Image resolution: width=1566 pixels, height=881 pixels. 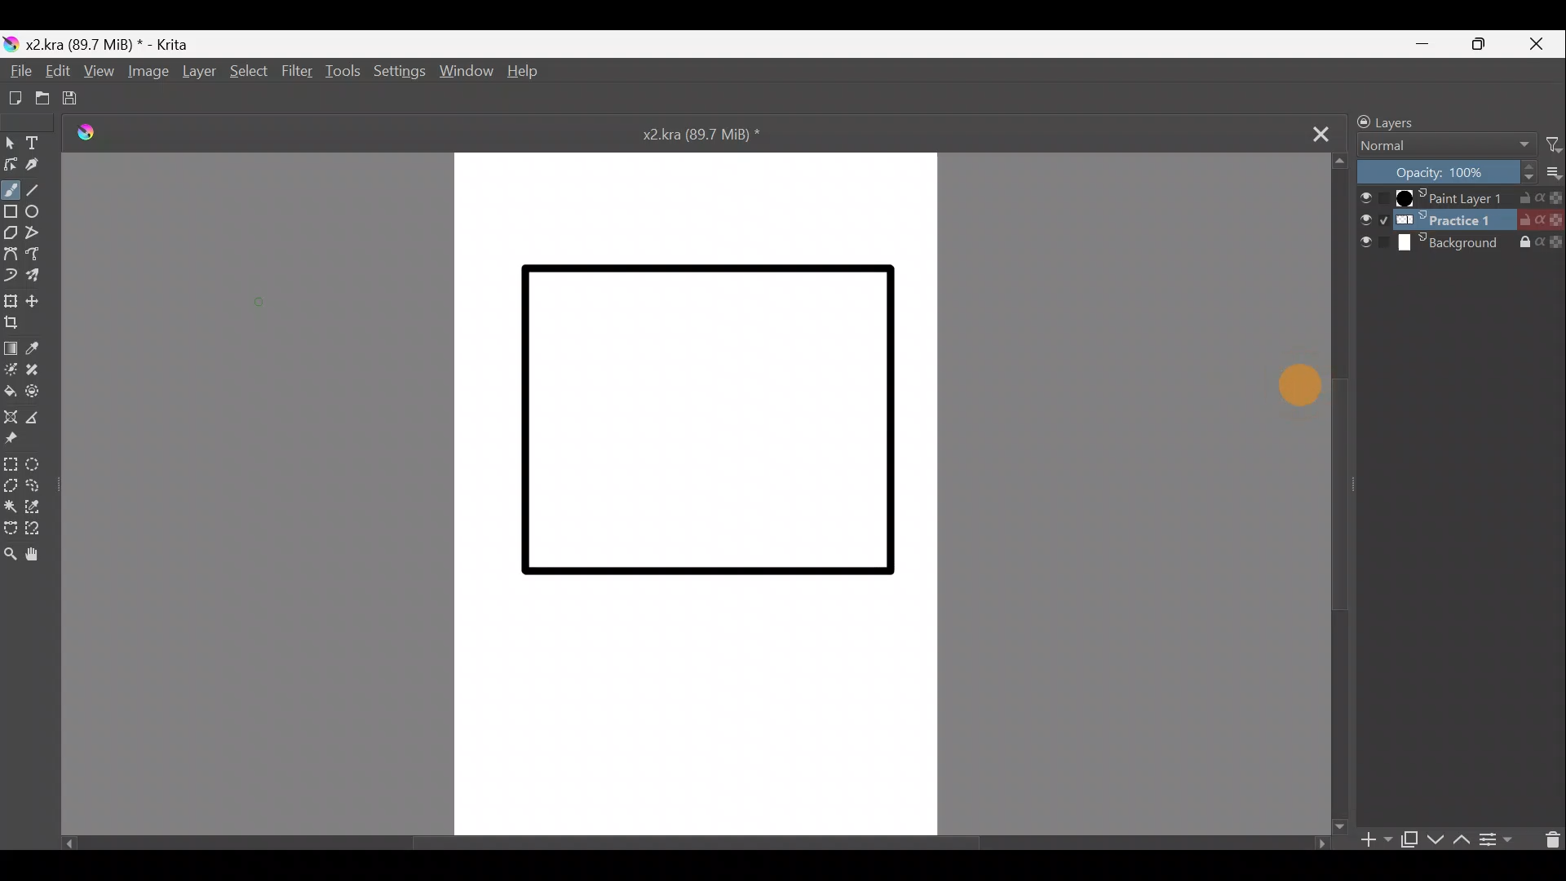 What do you see at coordinates (1294, 384) in the screenshot?
I see `Cursor` at bounding box center [1294, 384].